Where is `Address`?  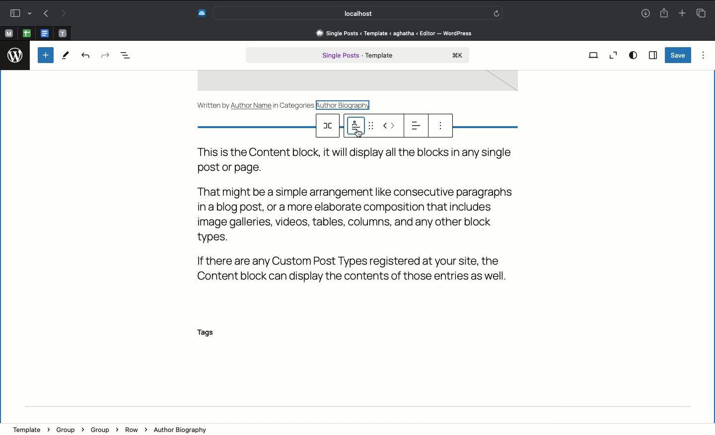
Address is located at coordinates (393, 33).